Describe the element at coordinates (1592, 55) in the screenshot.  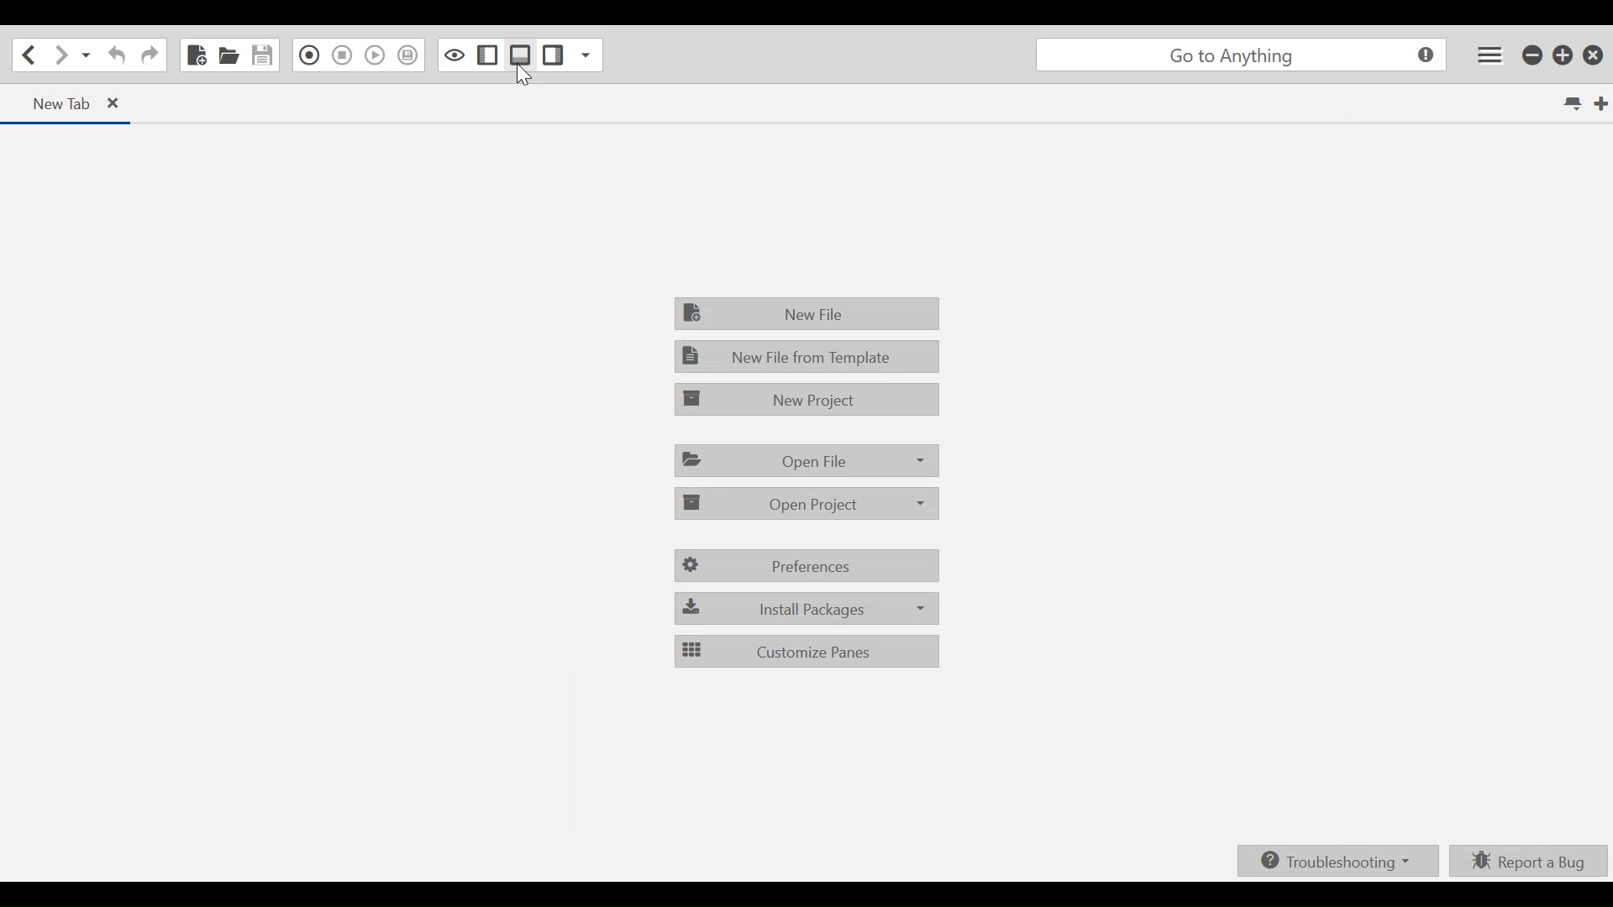
I see `Close` at that location.